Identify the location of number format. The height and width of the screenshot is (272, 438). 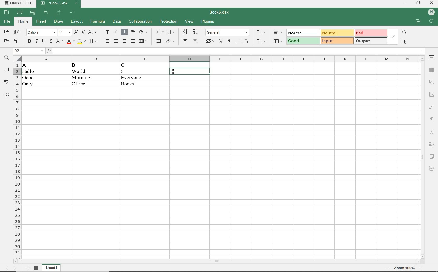
(228, 32).